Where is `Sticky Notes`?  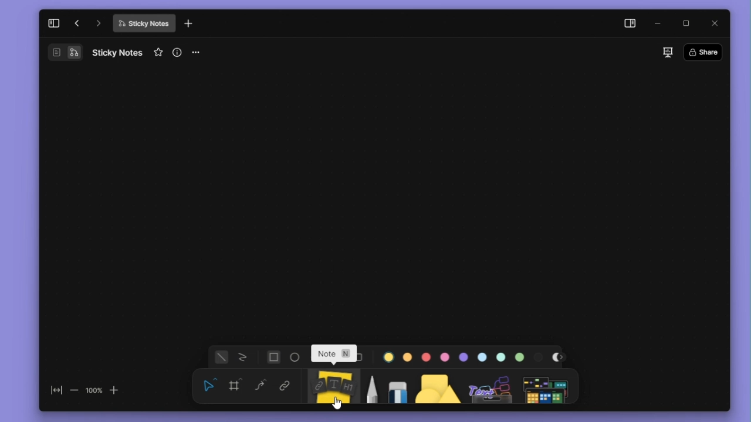
Sticky Notes is located at coordinates (120, 52).